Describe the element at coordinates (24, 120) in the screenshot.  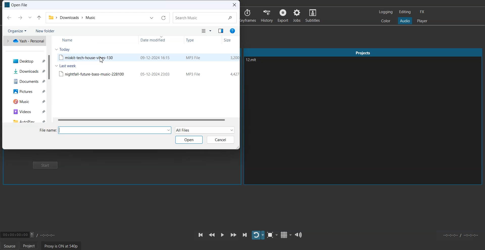
I see `Autoplay` at that location.